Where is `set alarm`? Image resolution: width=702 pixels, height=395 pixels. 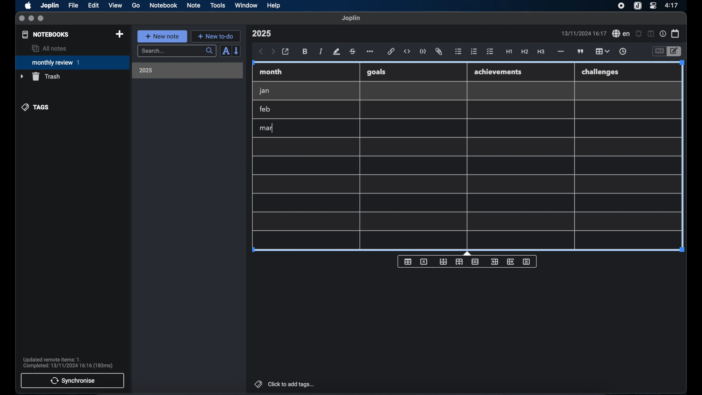
set alarm is located at coordinates (639, 34).